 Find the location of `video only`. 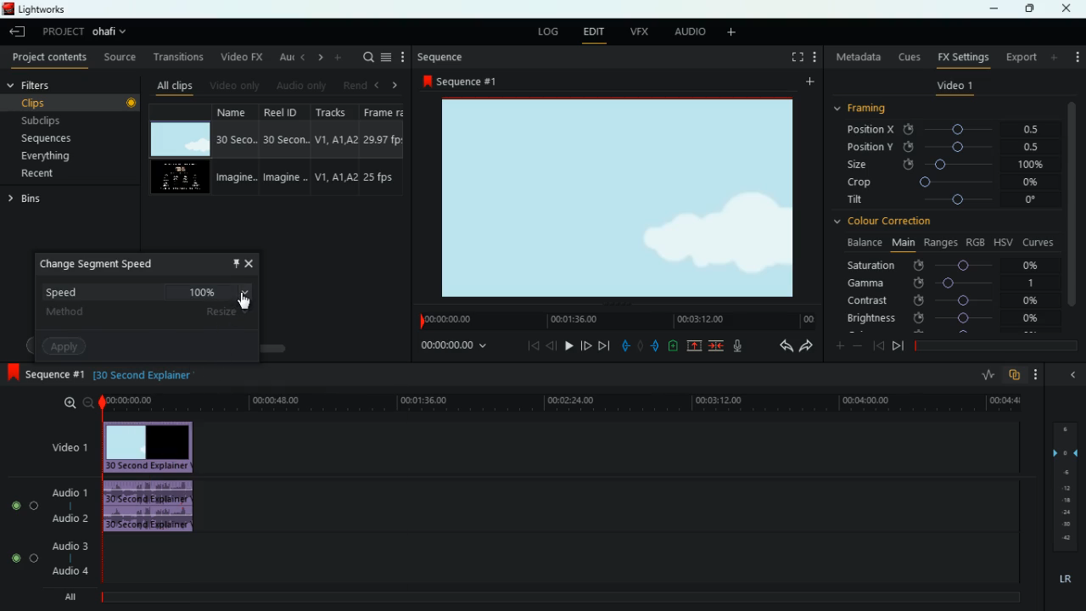

video only is located at coordinates (233, 84).